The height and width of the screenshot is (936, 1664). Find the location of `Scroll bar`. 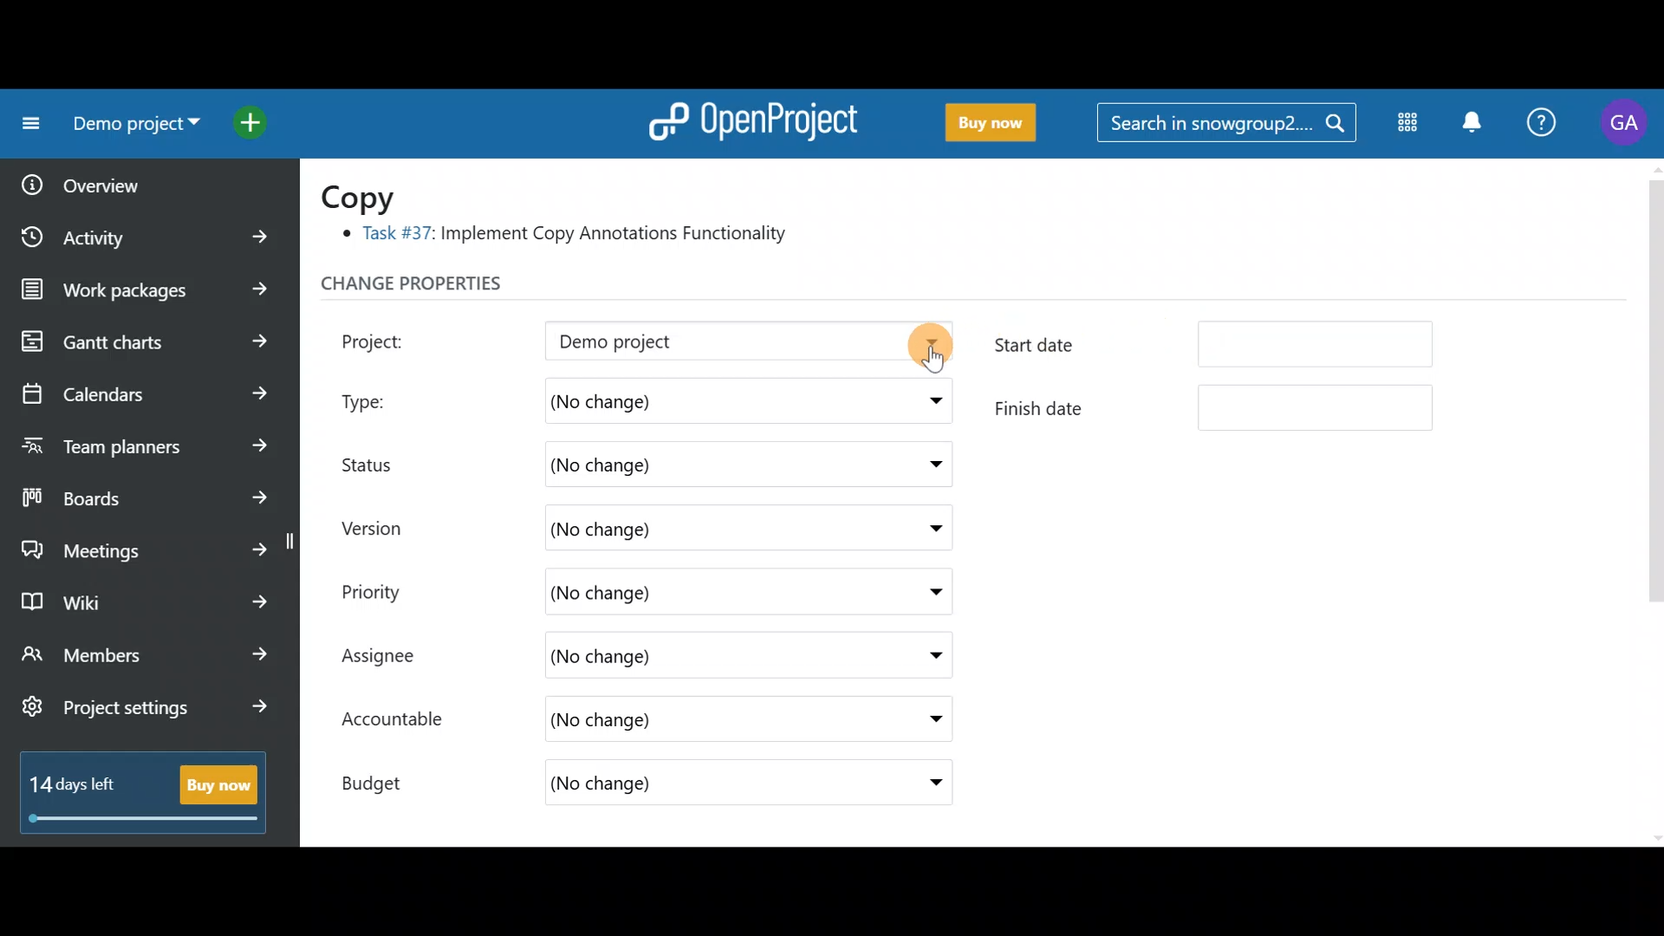

Scroll bar is located at coordinates (1654, 504).